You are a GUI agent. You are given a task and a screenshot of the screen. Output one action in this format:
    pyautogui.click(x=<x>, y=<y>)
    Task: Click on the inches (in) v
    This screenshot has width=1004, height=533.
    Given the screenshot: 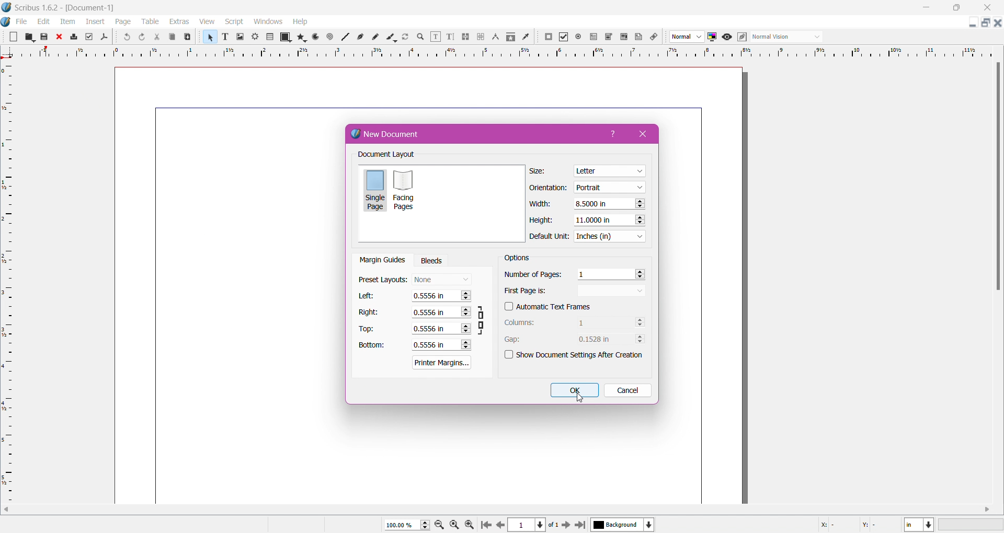 What is the action you would take?
    pyautogui.click(x=608, y=236)
    